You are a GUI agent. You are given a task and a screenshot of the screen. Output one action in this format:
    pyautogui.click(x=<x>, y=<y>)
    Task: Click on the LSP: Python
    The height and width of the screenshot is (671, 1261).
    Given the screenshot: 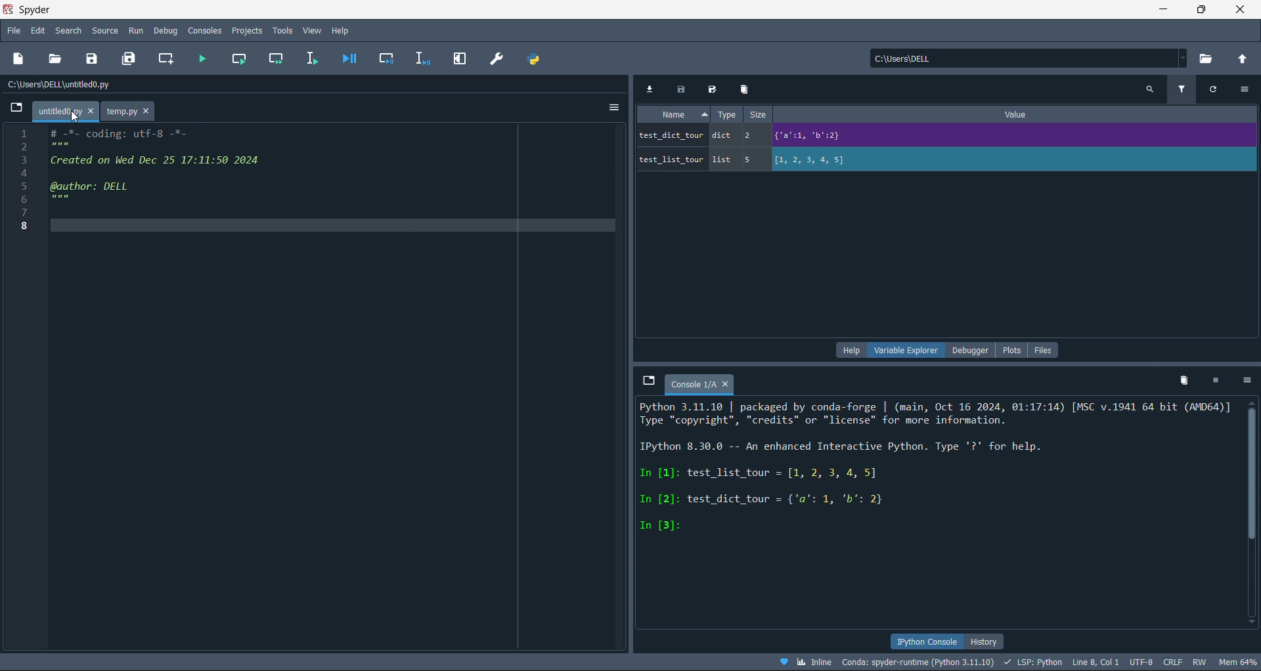 What is the action you would take?
    pyautogui.click(x=1034, y=663)
    